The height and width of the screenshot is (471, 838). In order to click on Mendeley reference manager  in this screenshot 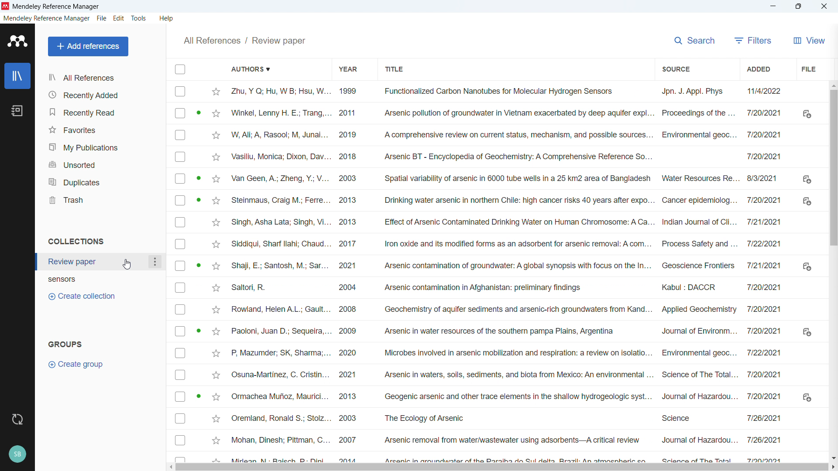, I will do `click(47, 18)`.